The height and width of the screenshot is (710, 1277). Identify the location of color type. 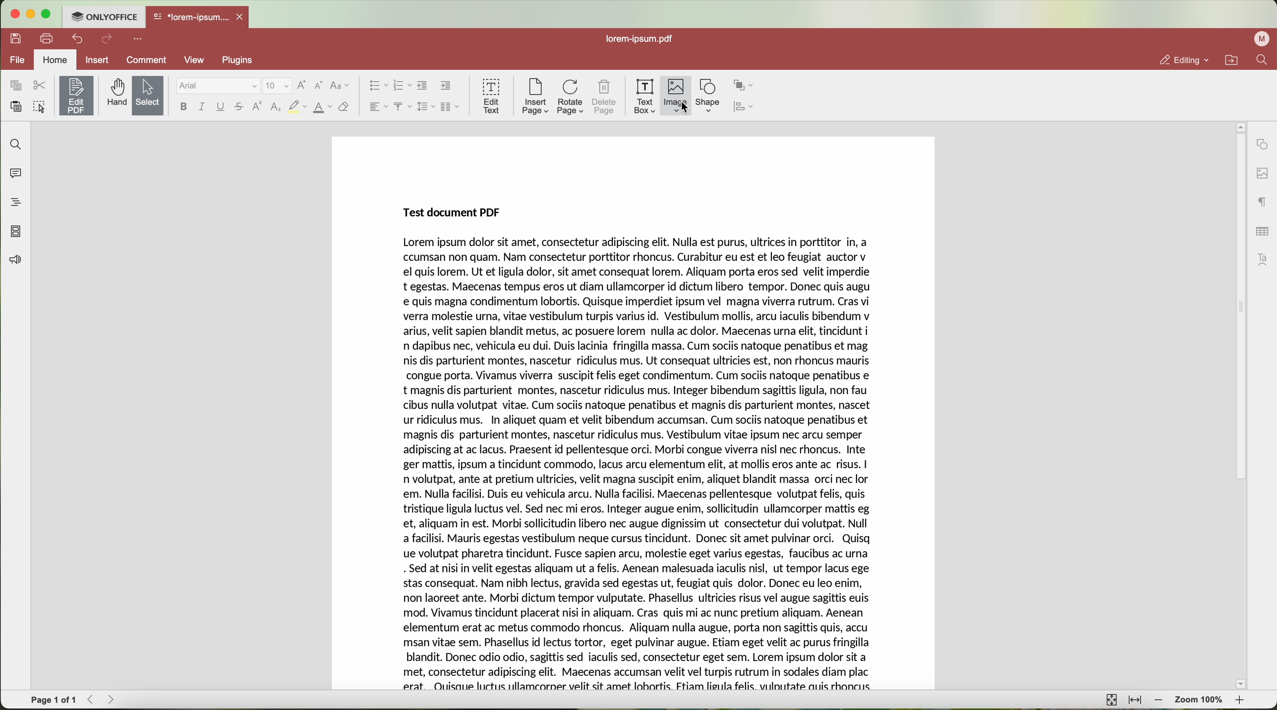
(323, 108).